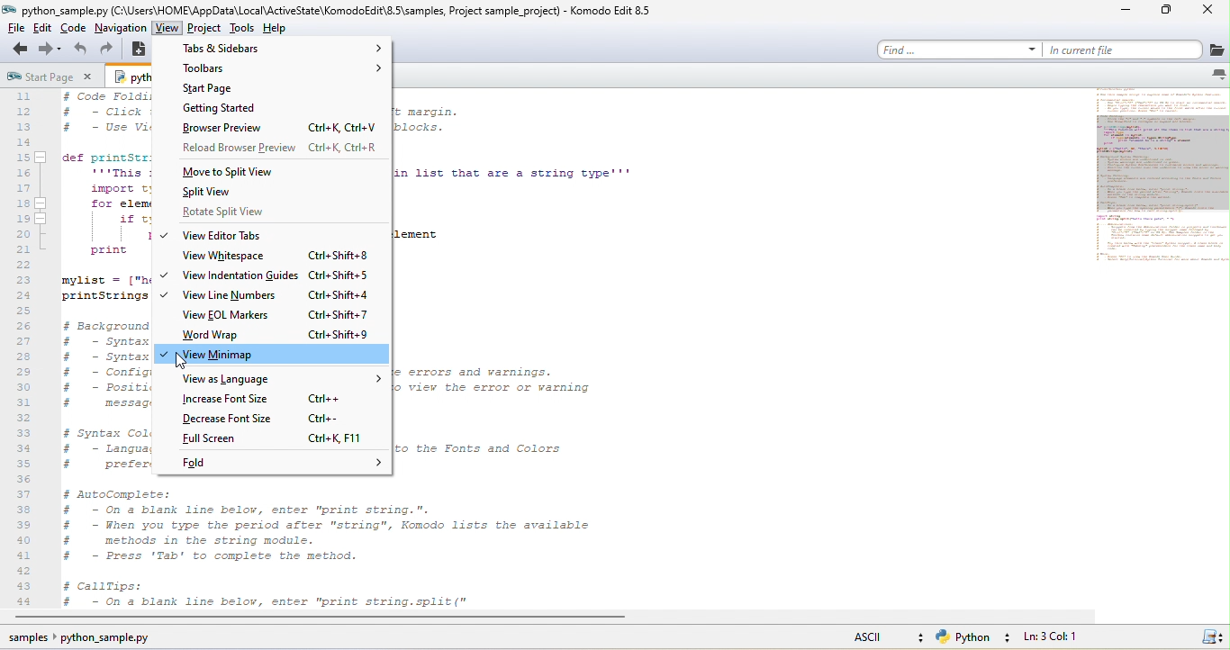  What do you see at coordinates (281, 334) in the screenshot?
I see `word wrap` at bounding box center [281, 334].